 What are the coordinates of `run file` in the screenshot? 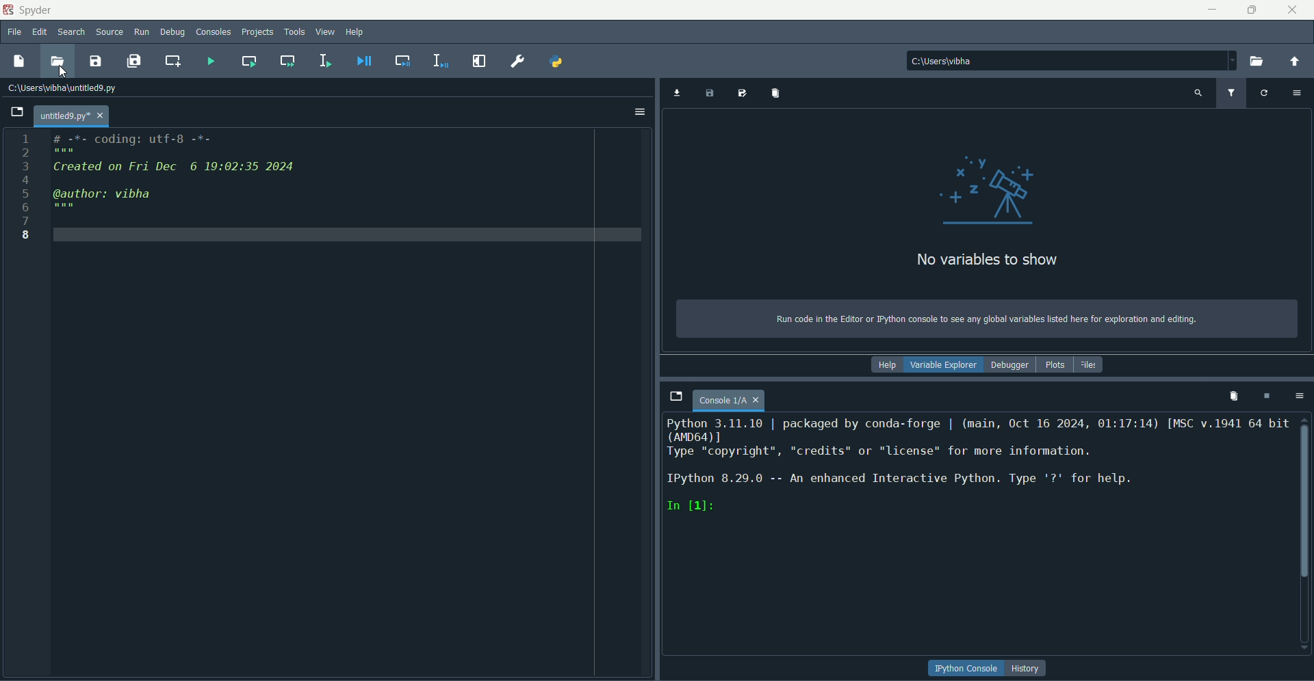 It's located at (211, 60).